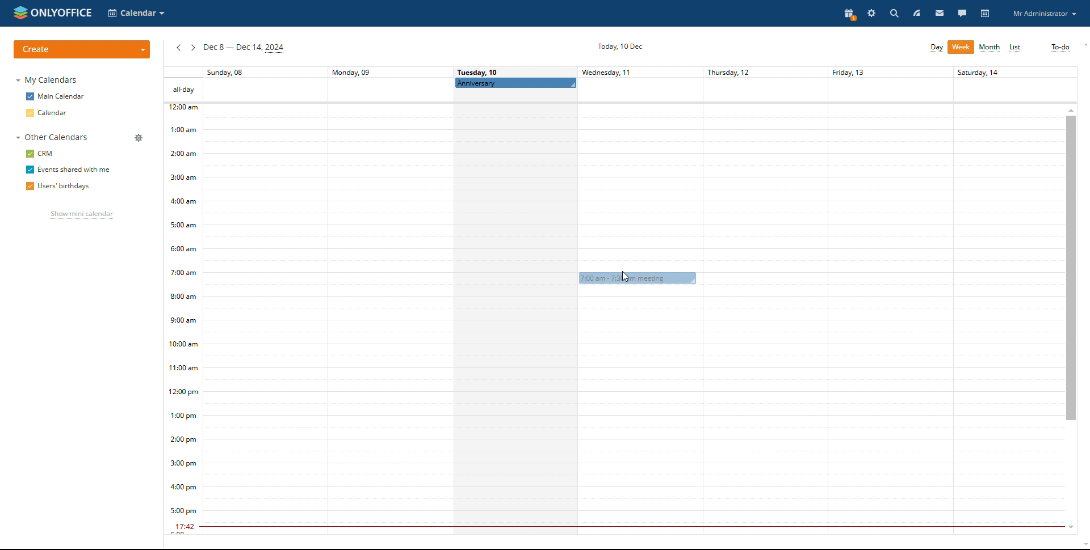 This screenshot has width=1090, height=550. What do you see at coordinates (961, 47) in the screenshot?
I see `week view` at bounding box center [961, 47].